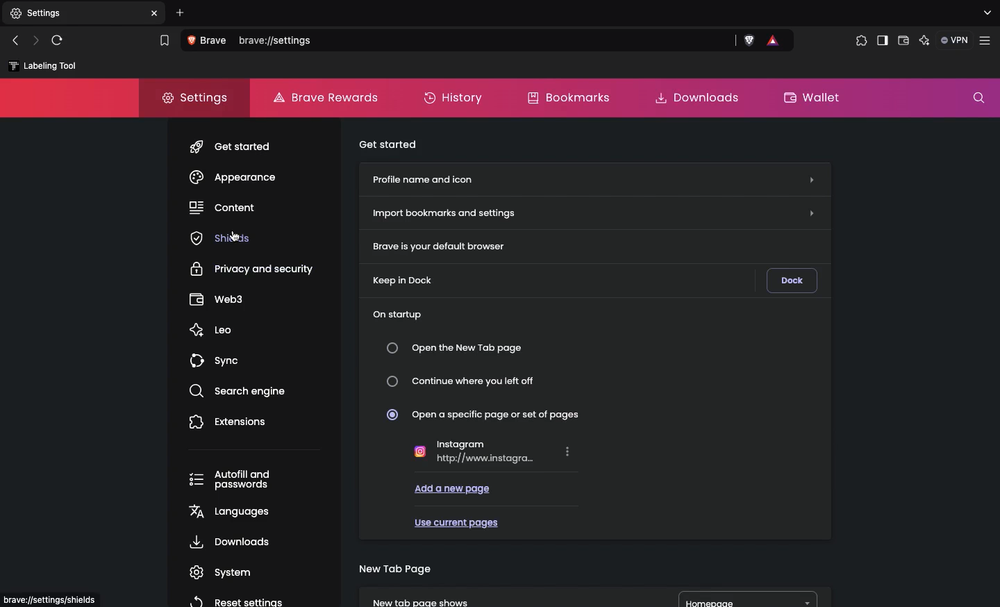 This screenshot has height=607, width=1000. Describe the element at coordinates (240, 178) in the screenshot. I see `Appearance` at that location.